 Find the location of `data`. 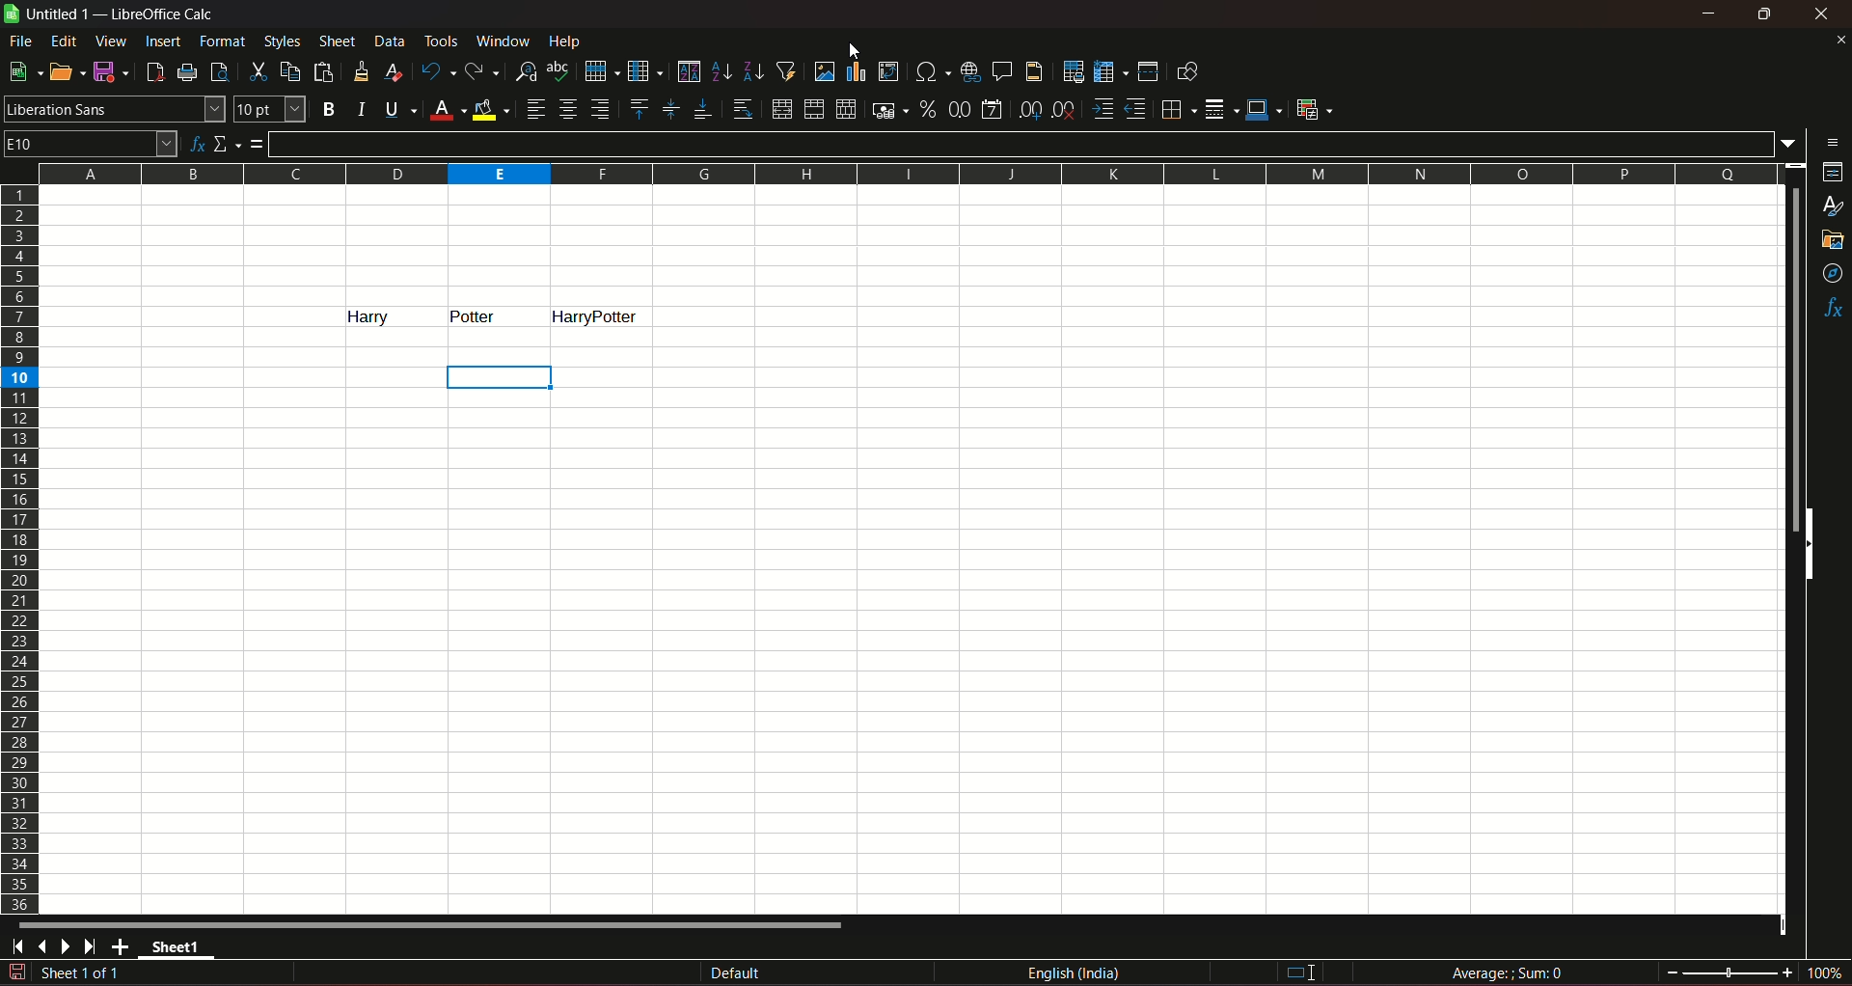

data is located at coordinates (390, 41).